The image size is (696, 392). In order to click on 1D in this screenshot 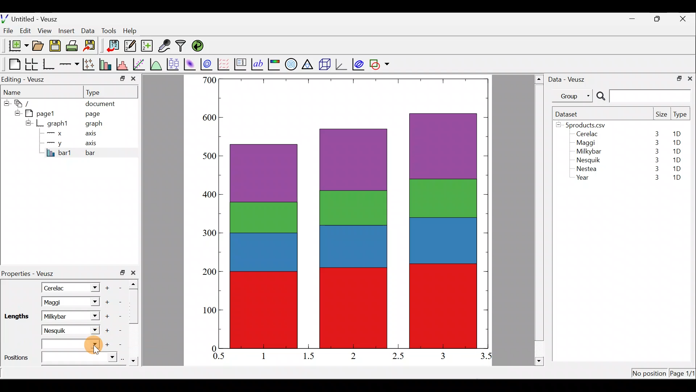, I will do `click(677, 168)`.